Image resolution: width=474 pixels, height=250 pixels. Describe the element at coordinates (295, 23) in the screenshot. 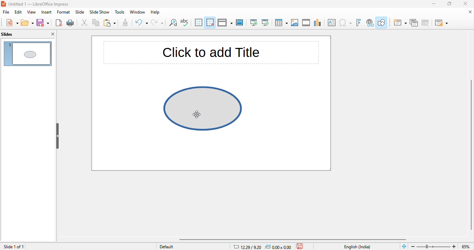

I see `image` at that location.